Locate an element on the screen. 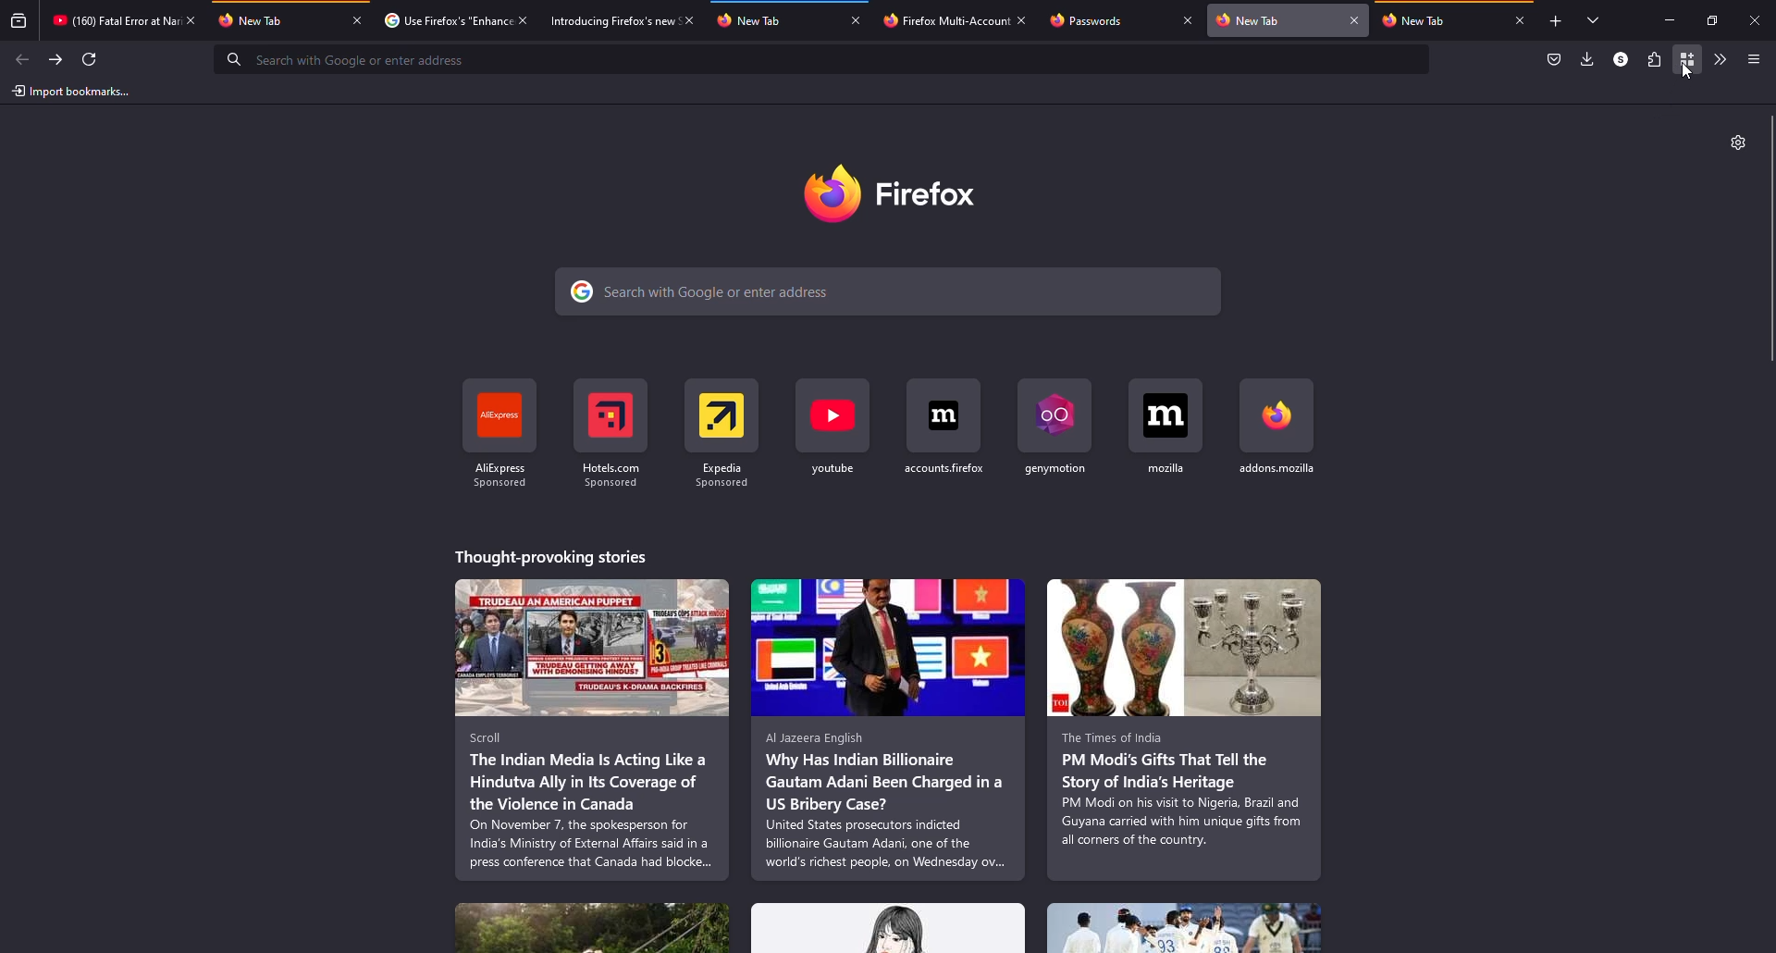 This screenshot has height=953, width=1776. firefox is located at coordinates (914, 194).